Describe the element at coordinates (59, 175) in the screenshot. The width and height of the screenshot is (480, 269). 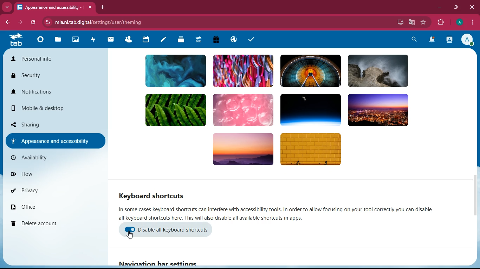
I see `flow` at that location.